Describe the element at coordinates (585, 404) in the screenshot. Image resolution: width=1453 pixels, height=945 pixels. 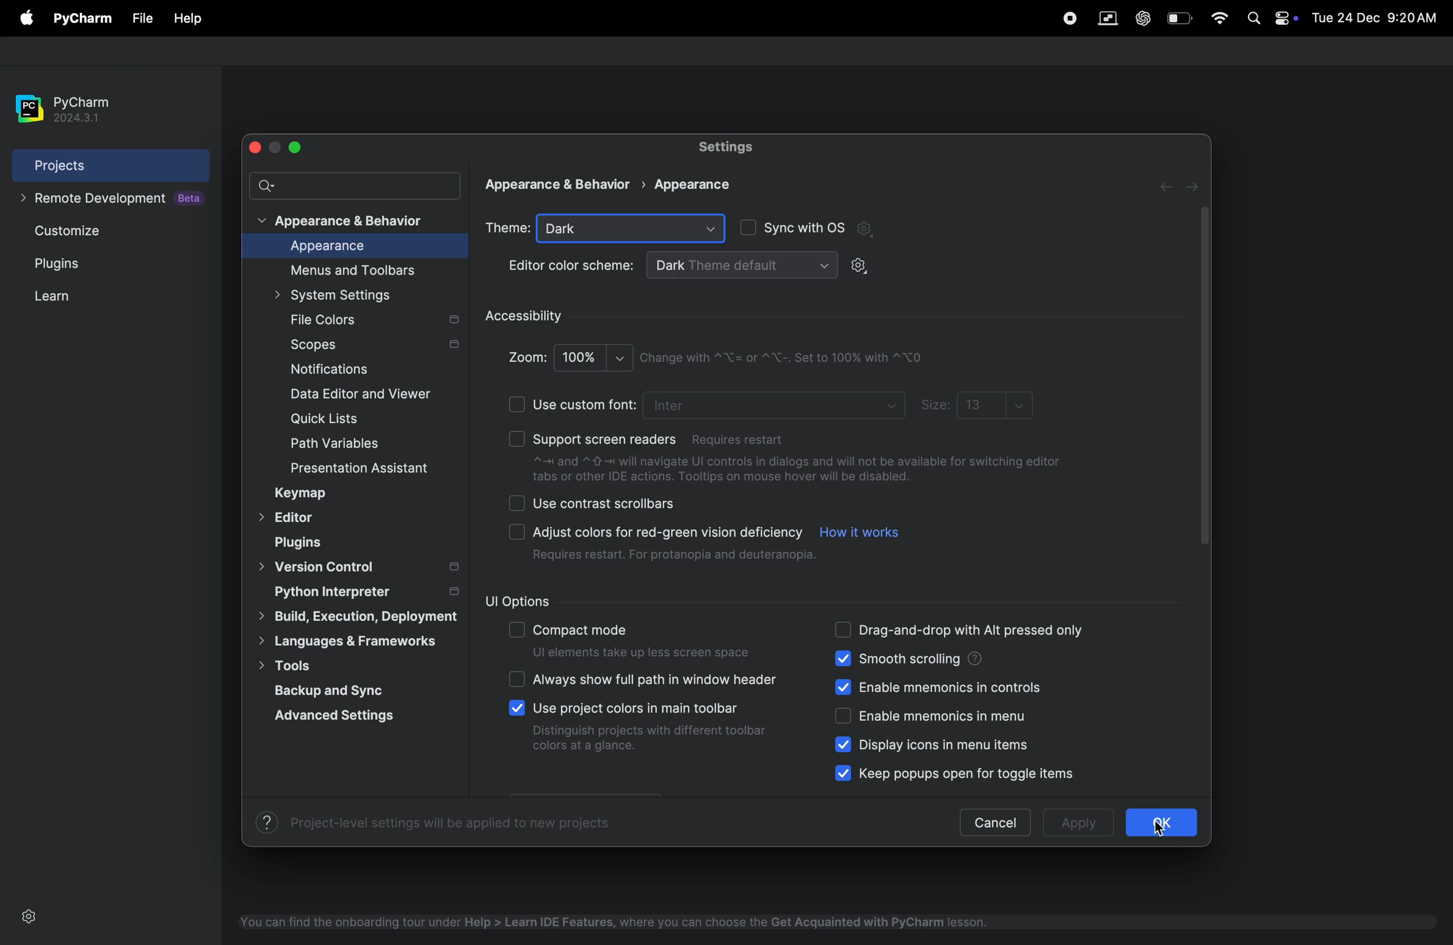
I see `use custom font` at that location.